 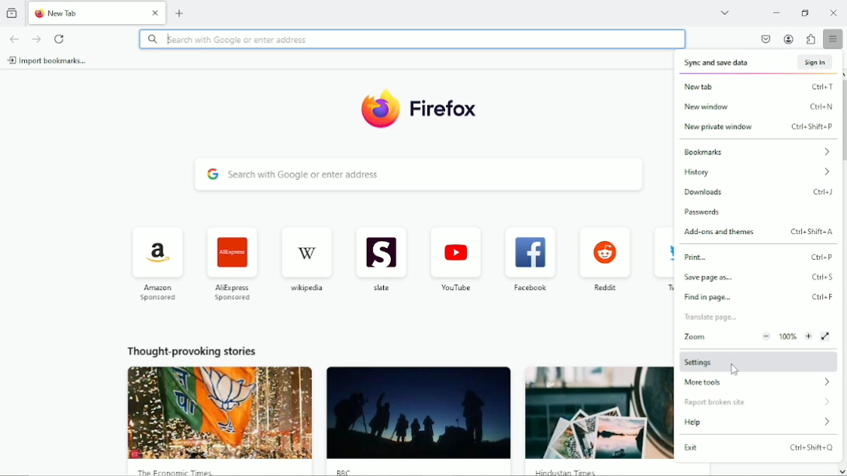 What do you see at coordinates (47, 60) in the screenshot?
I see `import bookmarks` at bounding box center [47, 60].